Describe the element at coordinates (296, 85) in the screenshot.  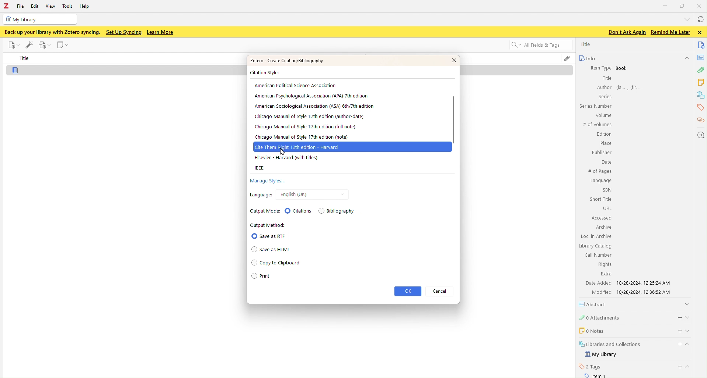
I see `American Political Science Association` at that location.